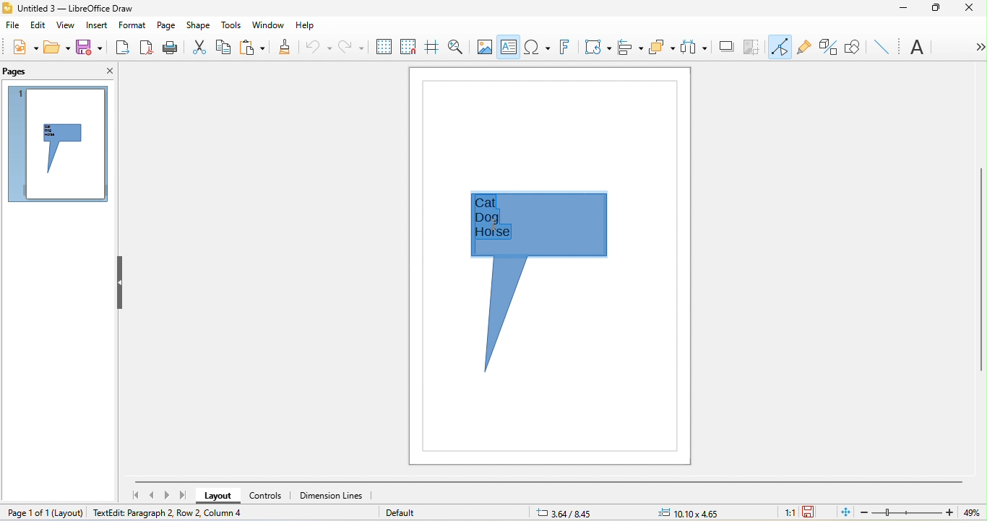 The image size is (987, 521). What do you see at coordinates (166, 23) in the screenshot?
I see `page` at bounding box center [166, 23].